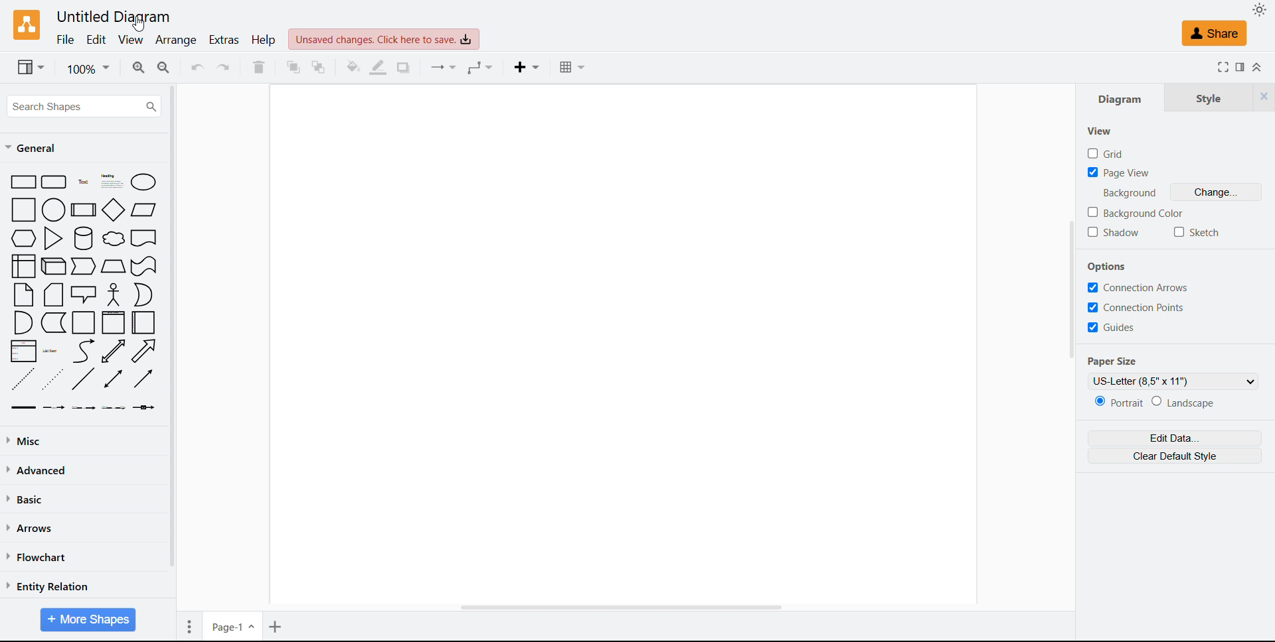 Image resolution: width=1275 pixels, height=642 pixels. I want to click on guides , so click(1111, 327).